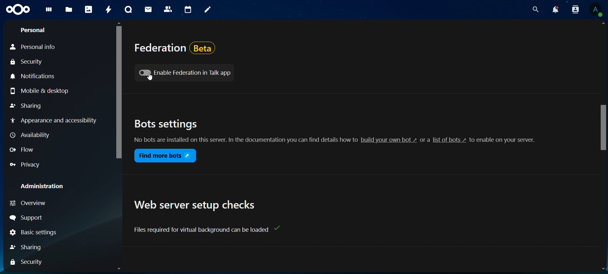 The image size is (608, 274). I want to click on find more bots, so click(165, 156).